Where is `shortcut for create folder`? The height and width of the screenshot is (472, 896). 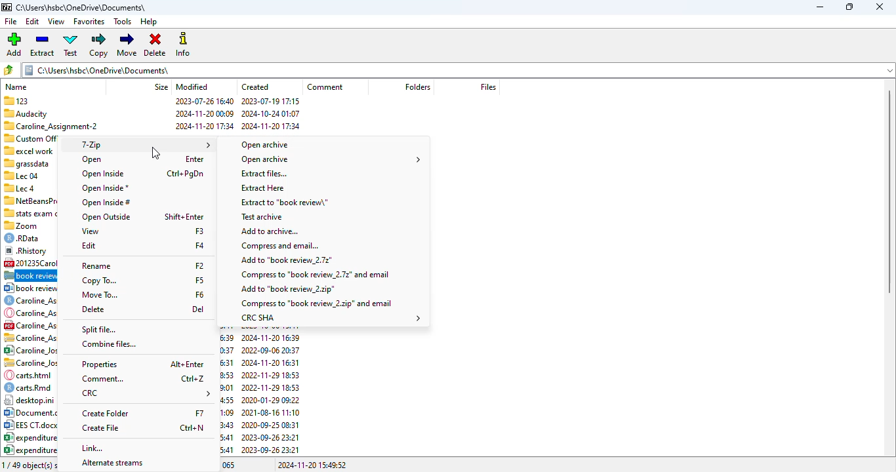 shortcut for create folder is located at coordinates (199, 412).